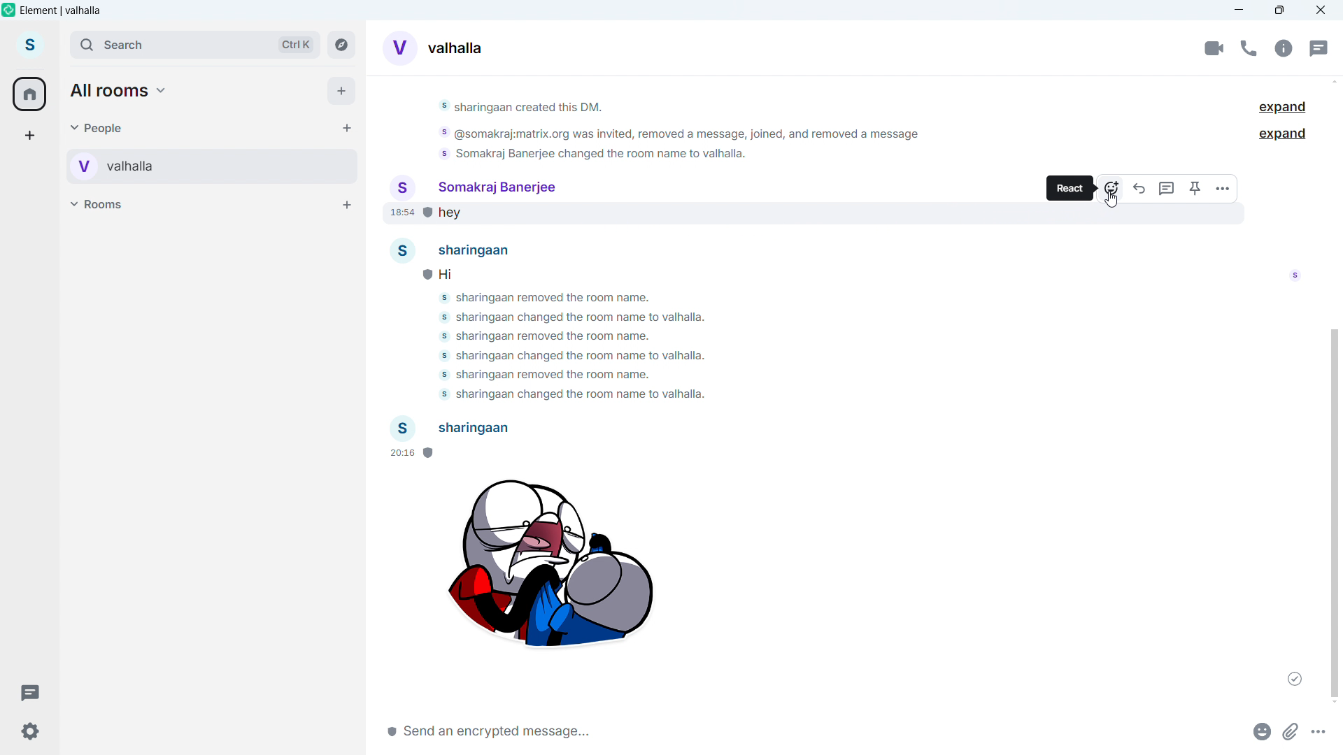 This screenshot has height=755, width=1343. What do you see at coordinates (586, 318) in the screenshot?
I see `somakraj banerjee charged the room name to valhalla` at bounding box center [586, 318].